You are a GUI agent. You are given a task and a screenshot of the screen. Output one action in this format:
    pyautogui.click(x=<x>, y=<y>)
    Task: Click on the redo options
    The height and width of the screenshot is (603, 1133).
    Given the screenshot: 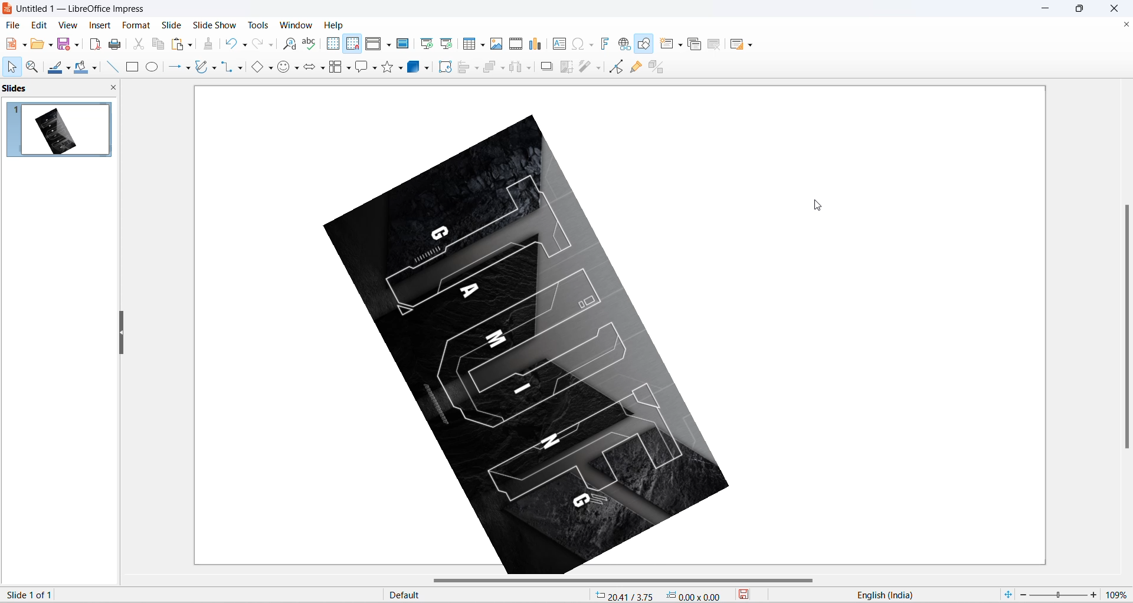 What is the action you would take?
    pyautogui.click(x=272, y=45)
    